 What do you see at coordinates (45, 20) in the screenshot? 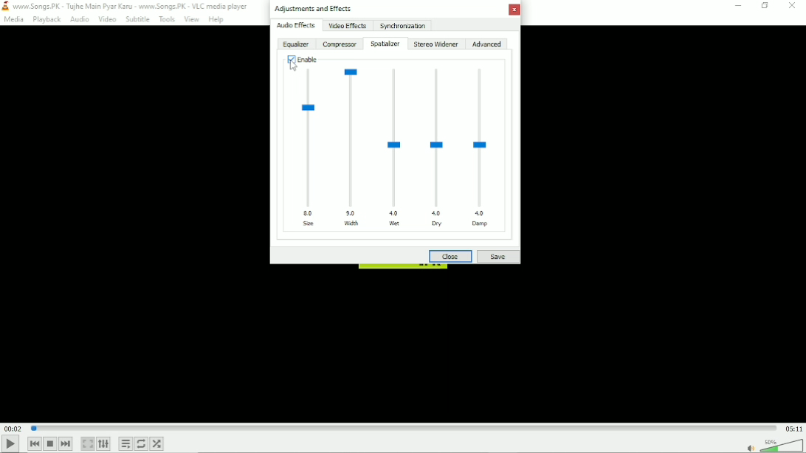
I see `Playback` at bounding box center [45, 20].